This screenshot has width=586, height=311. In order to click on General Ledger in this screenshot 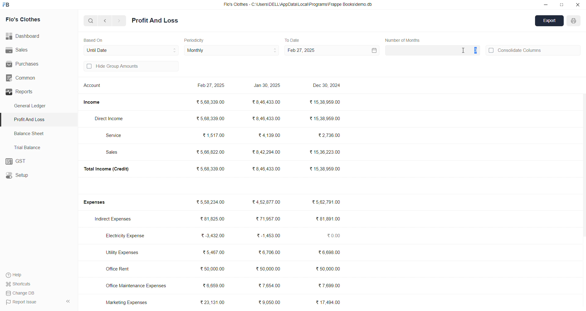, I will do `click(33, 106)`.